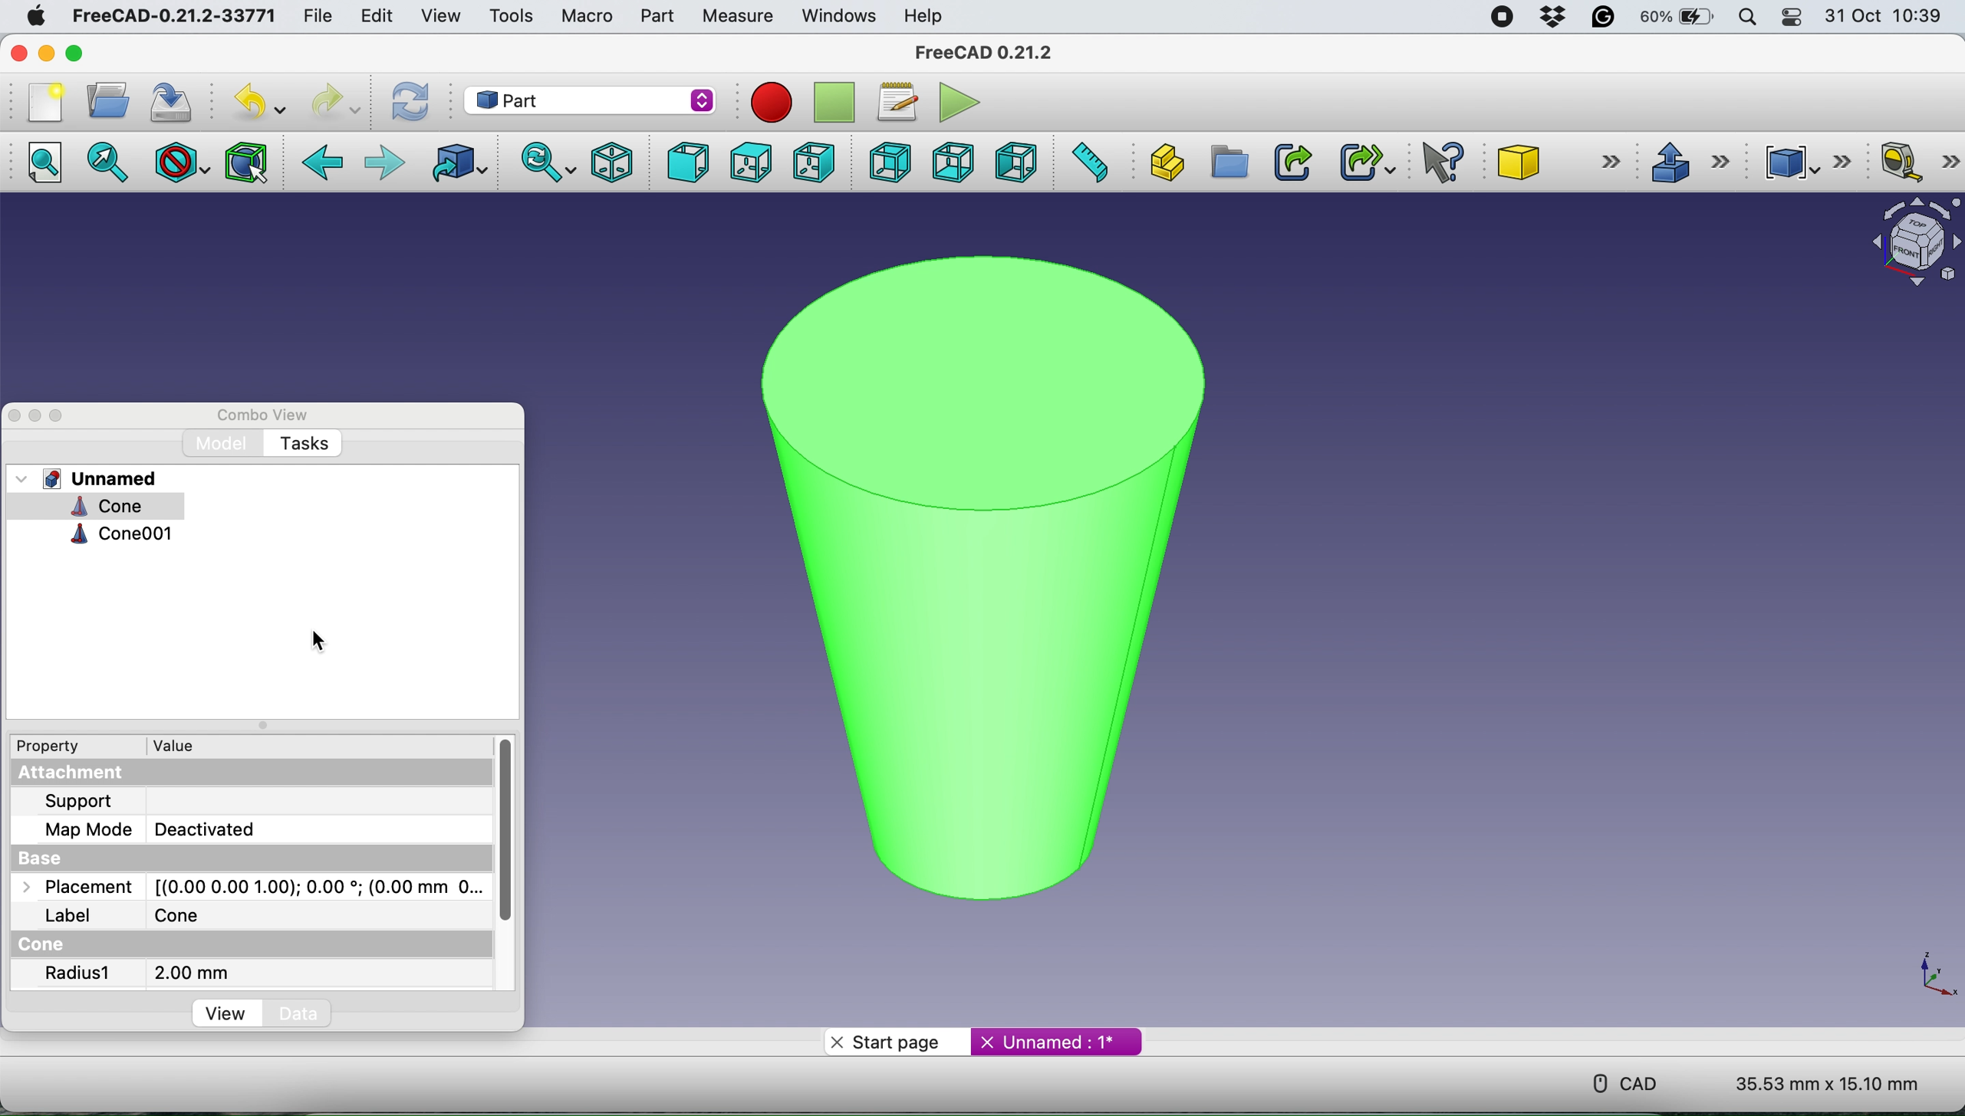 The image size is (1965, 1116). Describe the element at coordinates (896, 1041) in the screenshot. I see `start page` at that location.